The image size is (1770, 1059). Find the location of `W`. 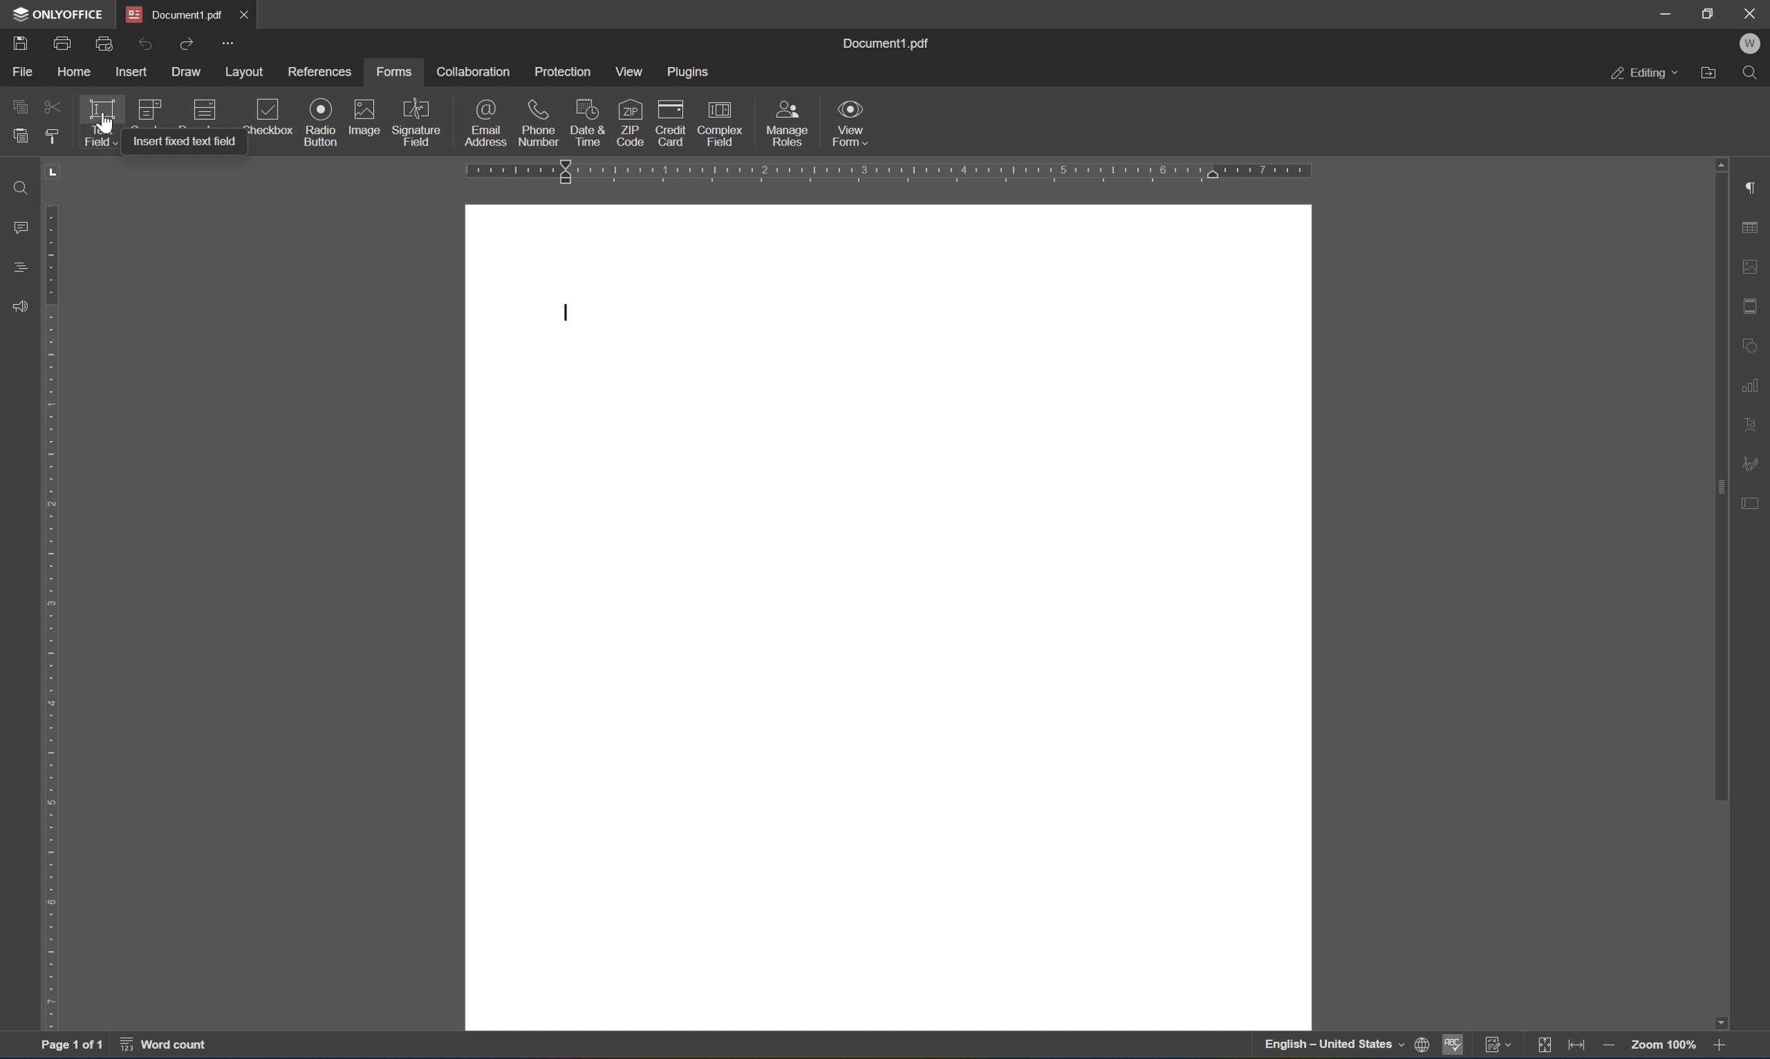

W is located at coordinates (1754, 41).